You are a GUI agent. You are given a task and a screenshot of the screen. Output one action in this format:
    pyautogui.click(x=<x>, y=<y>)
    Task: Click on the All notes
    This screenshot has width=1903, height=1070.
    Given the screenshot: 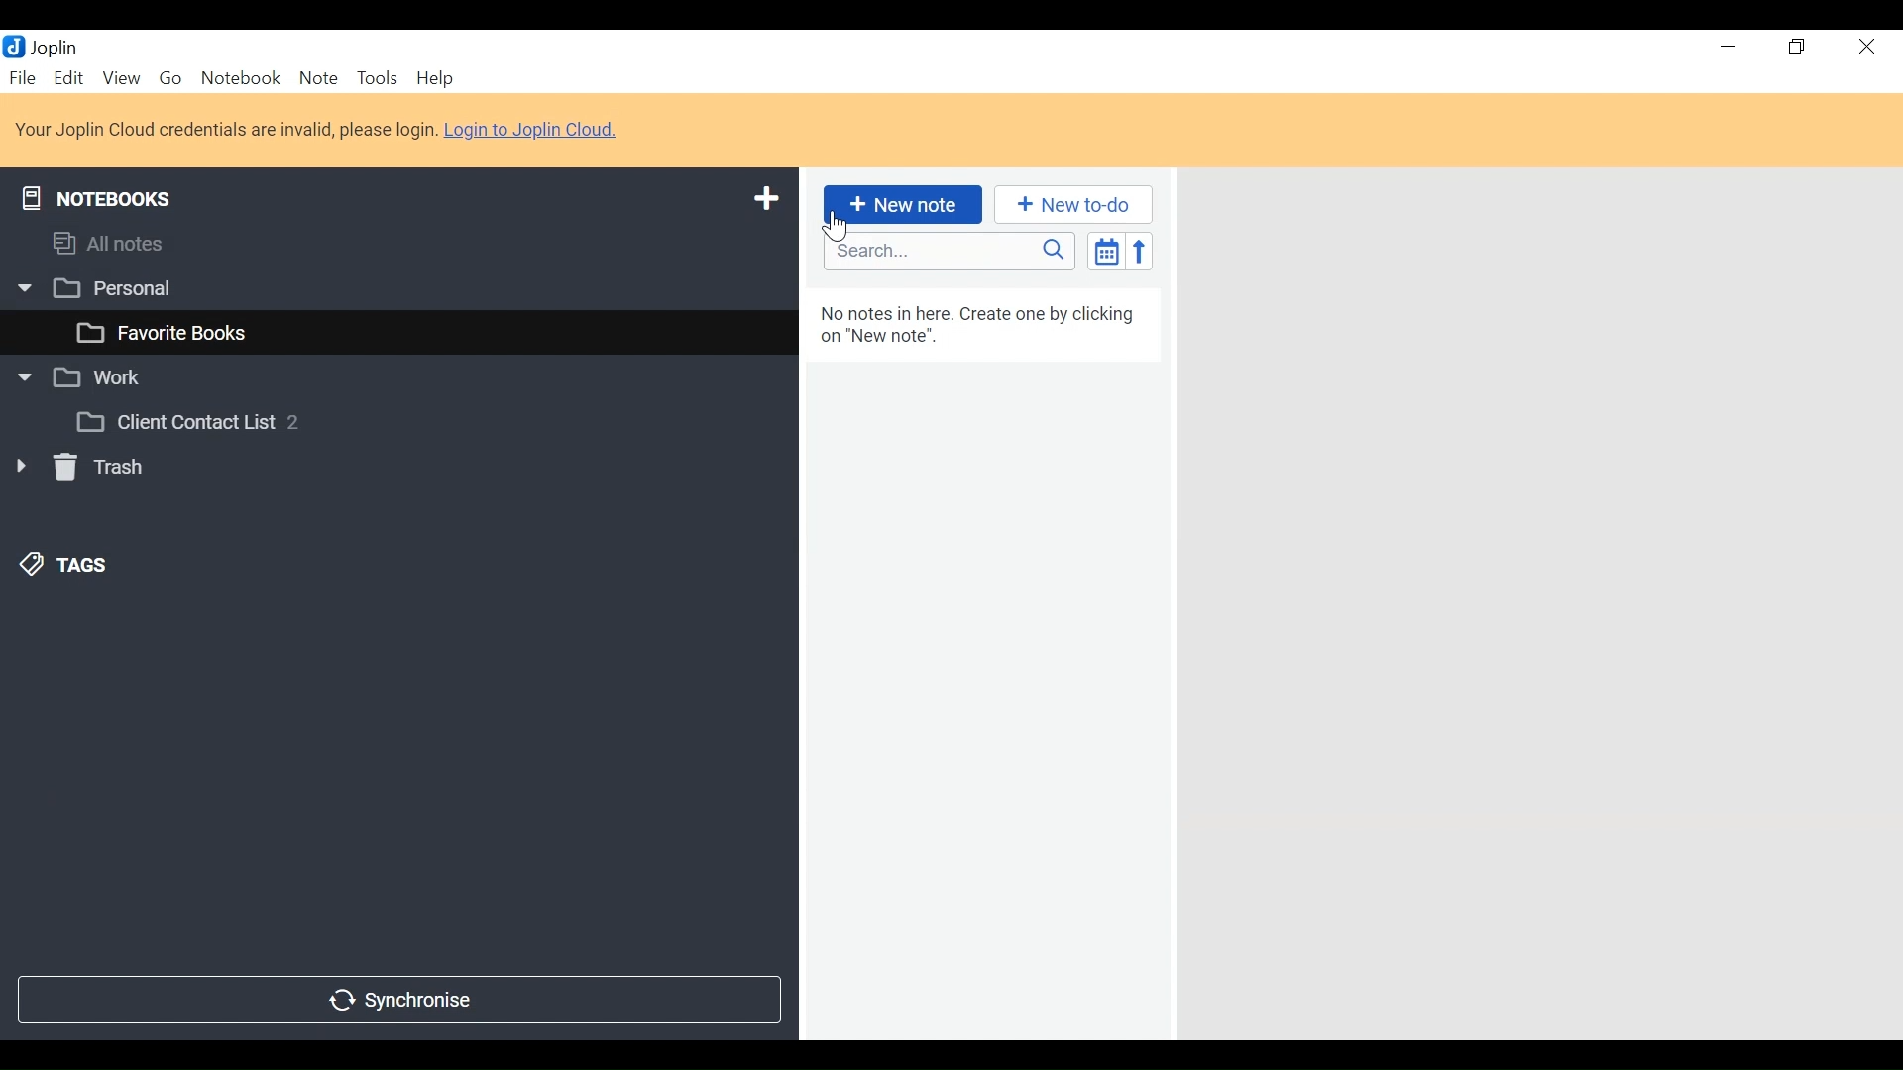 What is the action you would take?
    pyautogui.click(x=110, y=245)
    